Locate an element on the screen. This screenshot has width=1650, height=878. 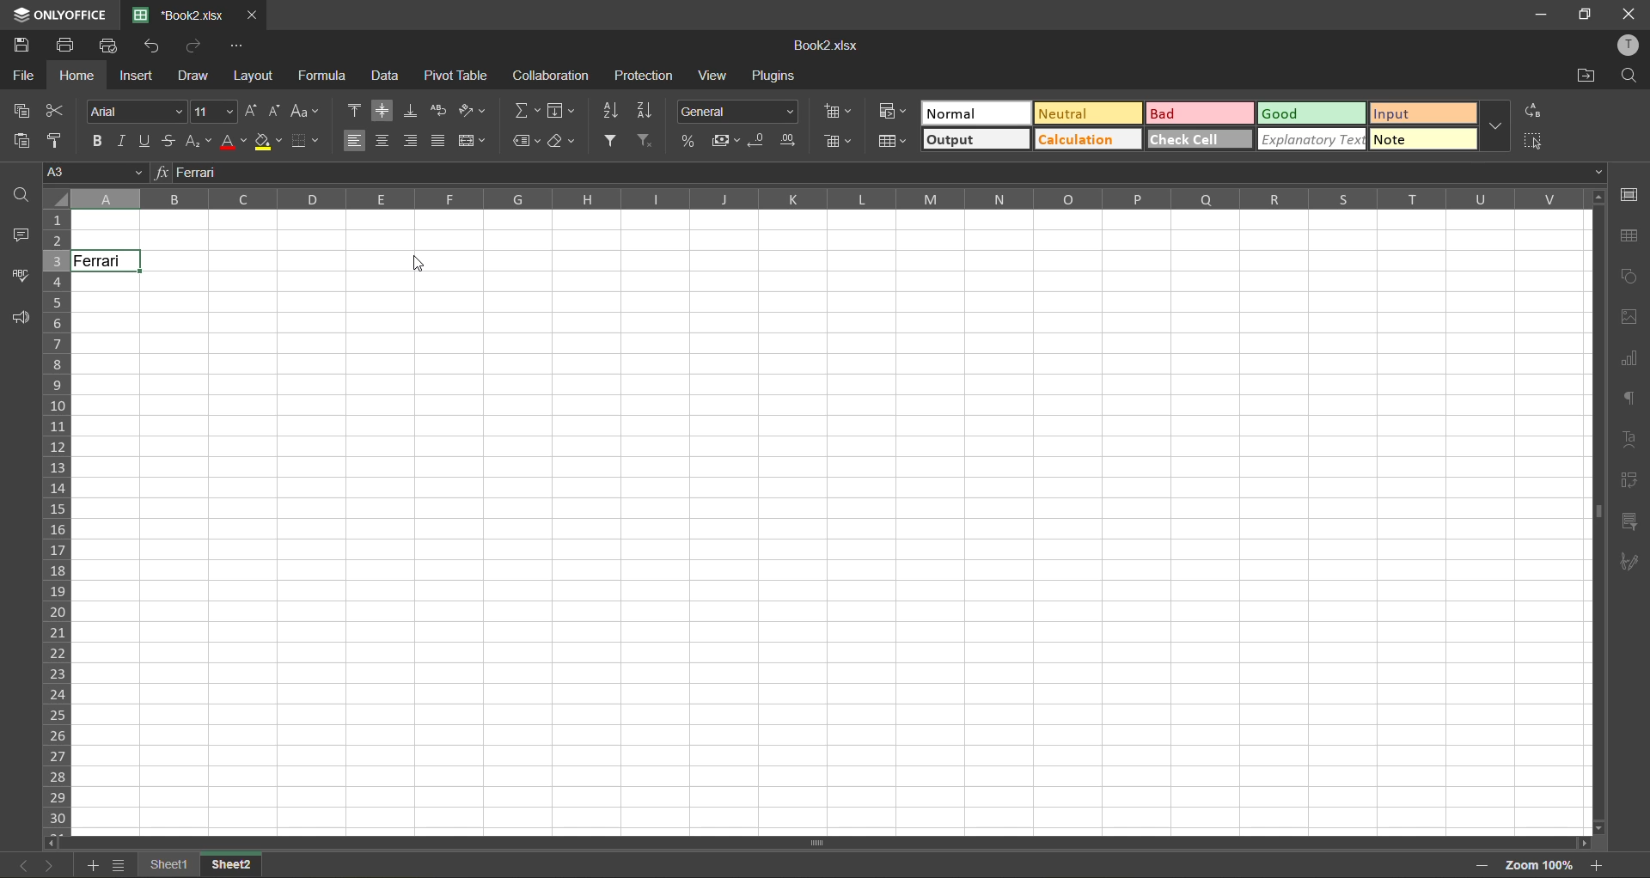
quick print is located at coordinates (110, 46).